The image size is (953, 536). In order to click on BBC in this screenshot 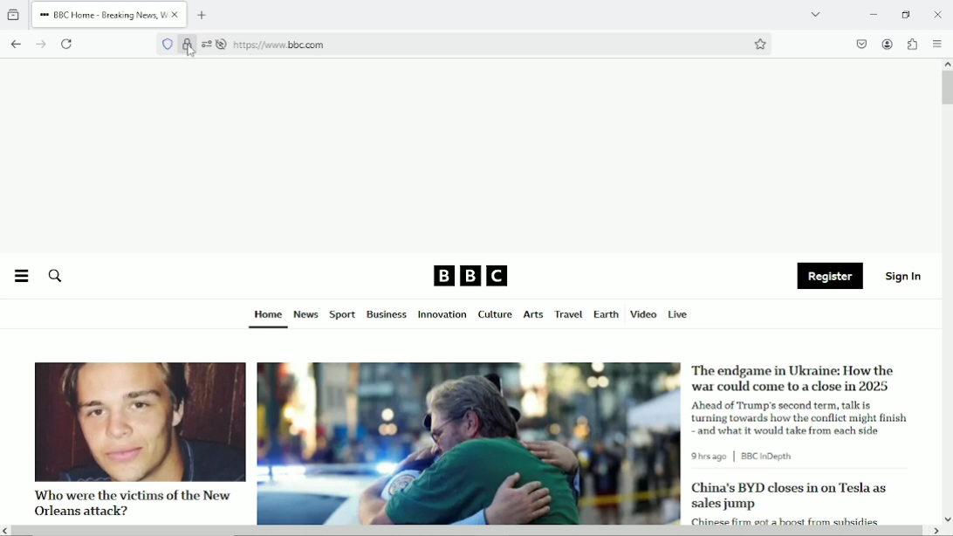, I will do `click(470, 275)`.